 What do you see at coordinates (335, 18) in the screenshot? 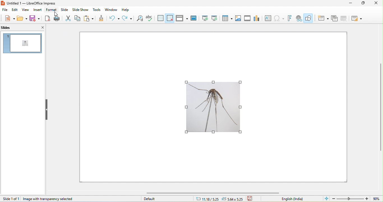
I see `duplicate` at bounding box center [335, 18].